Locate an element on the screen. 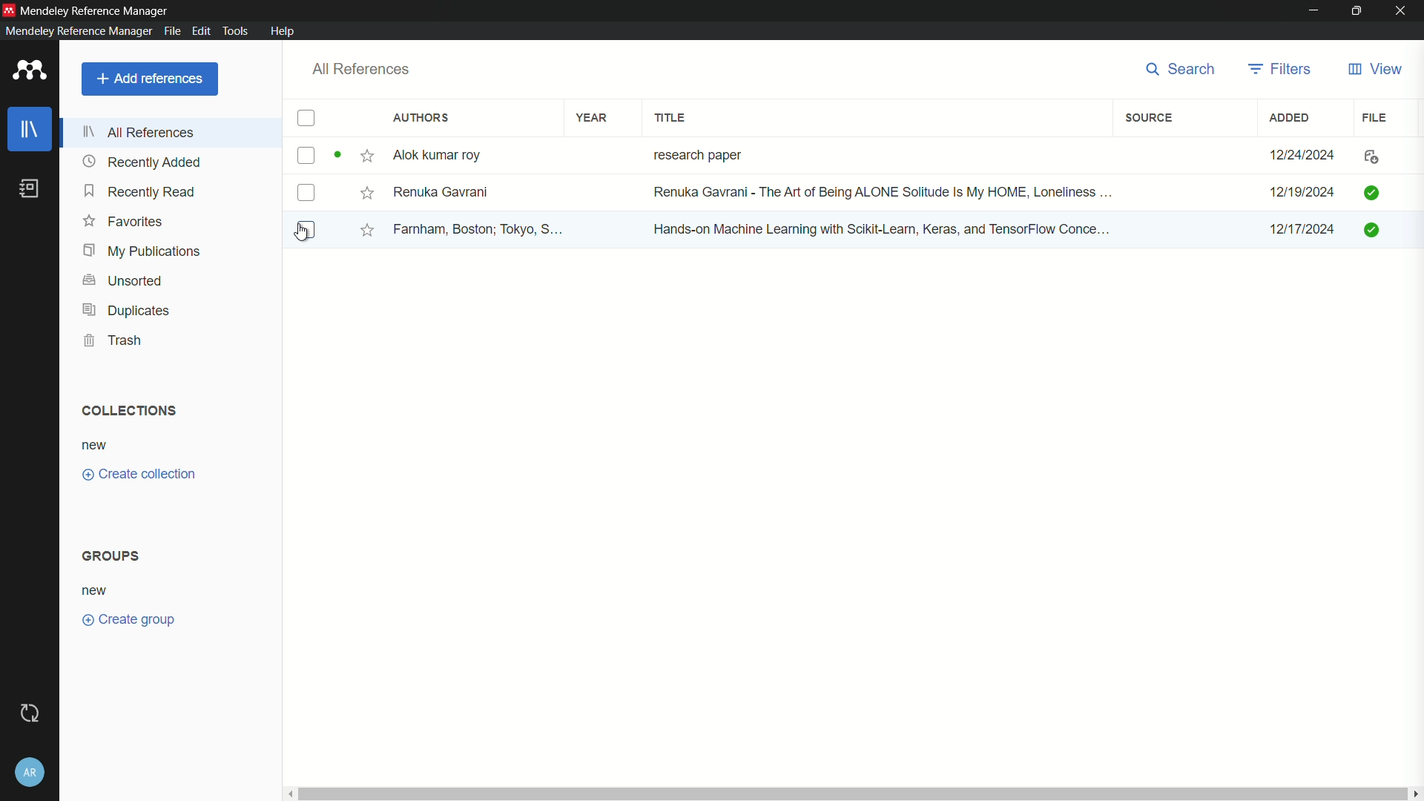 This screenshot has width=1424, height=801. groups is located at coordinates (113, 556).